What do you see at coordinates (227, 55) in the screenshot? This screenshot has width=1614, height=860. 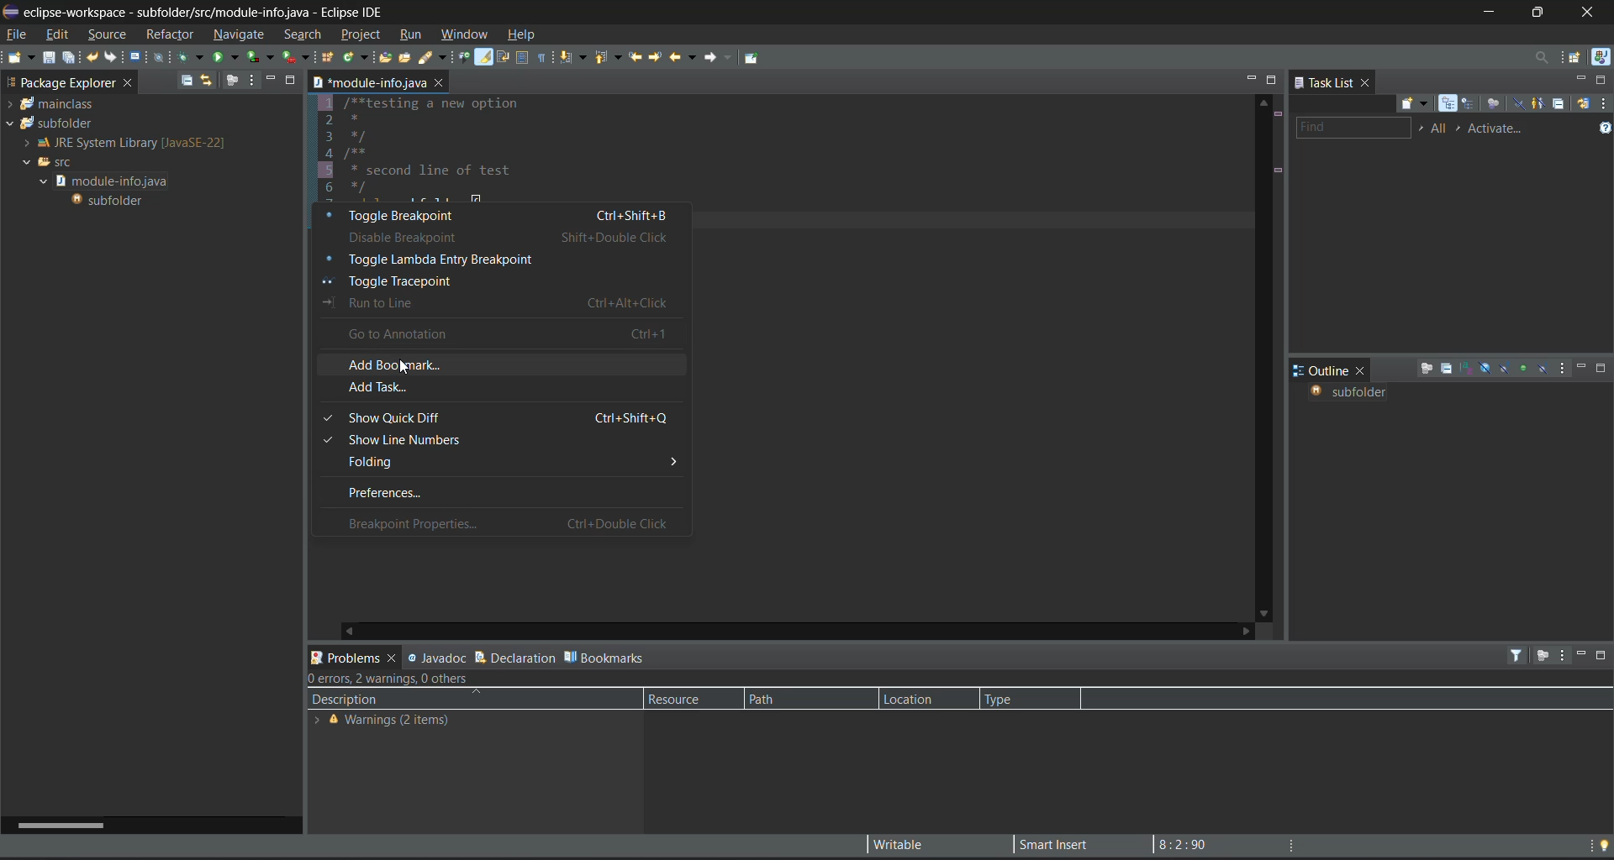 I see `run` at bounding box center [227, 55].